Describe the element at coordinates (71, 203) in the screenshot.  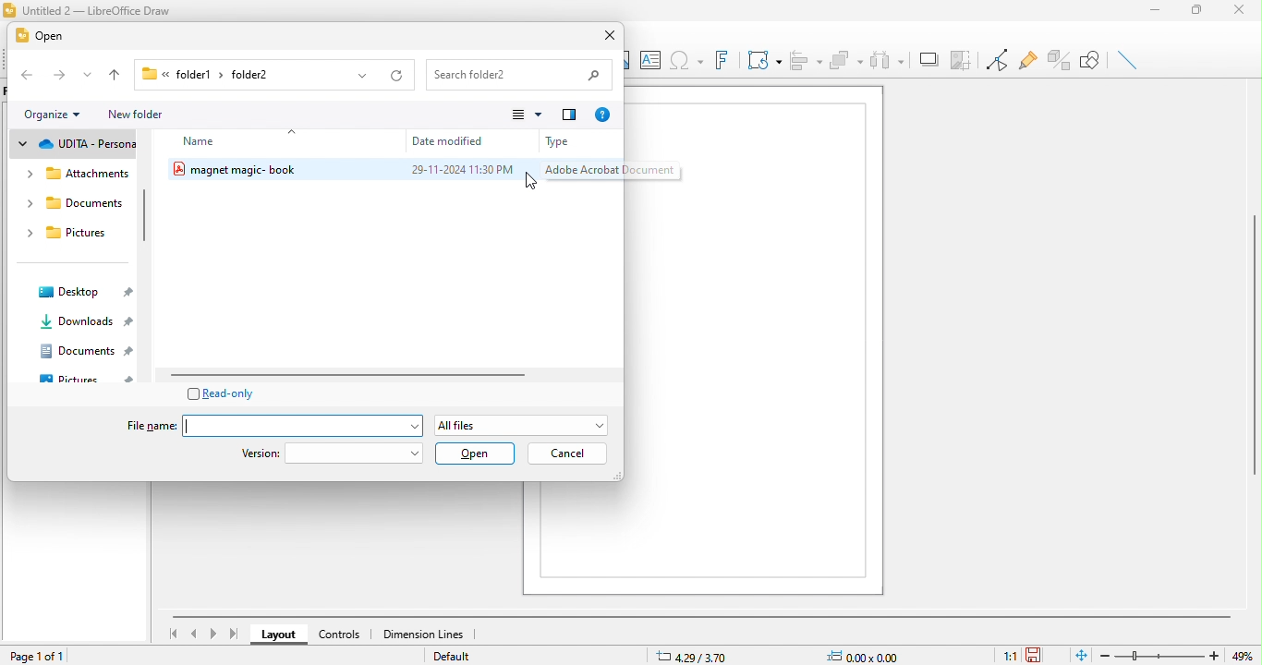
I see `documents` at that location.